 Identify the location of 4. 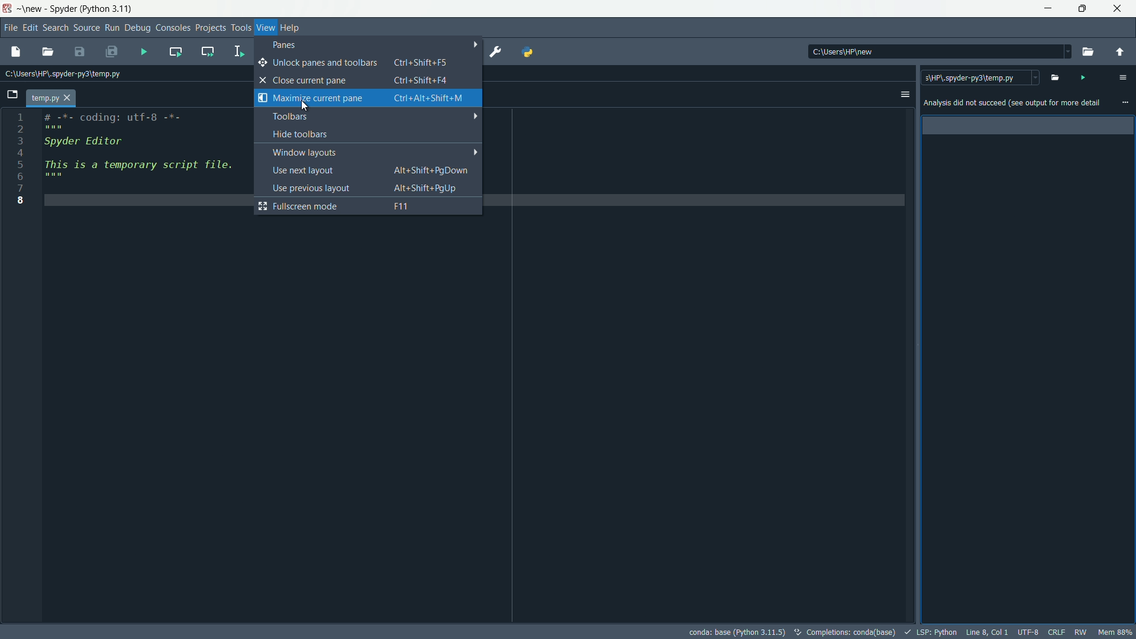
(23, 154).